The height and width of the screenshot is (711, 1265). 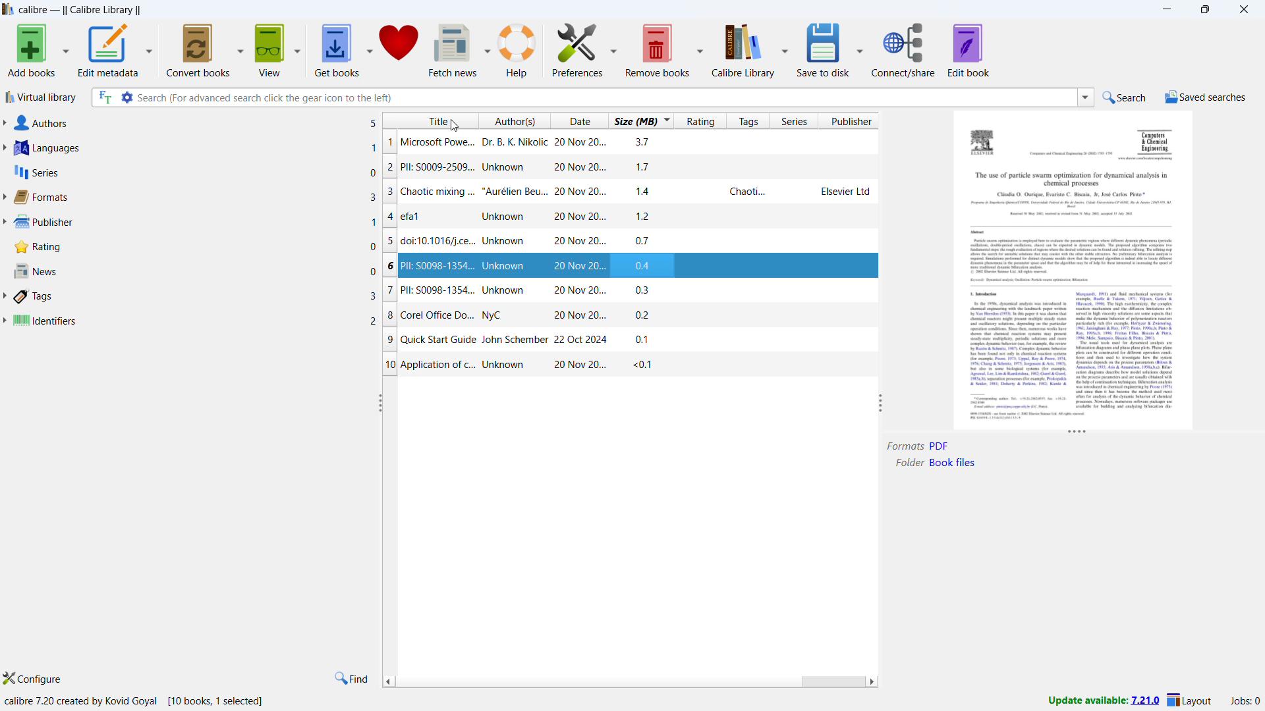 What do you see at coordinates (646, 314) in the screenshot?
I see `02` at bounding box center [646, 314].